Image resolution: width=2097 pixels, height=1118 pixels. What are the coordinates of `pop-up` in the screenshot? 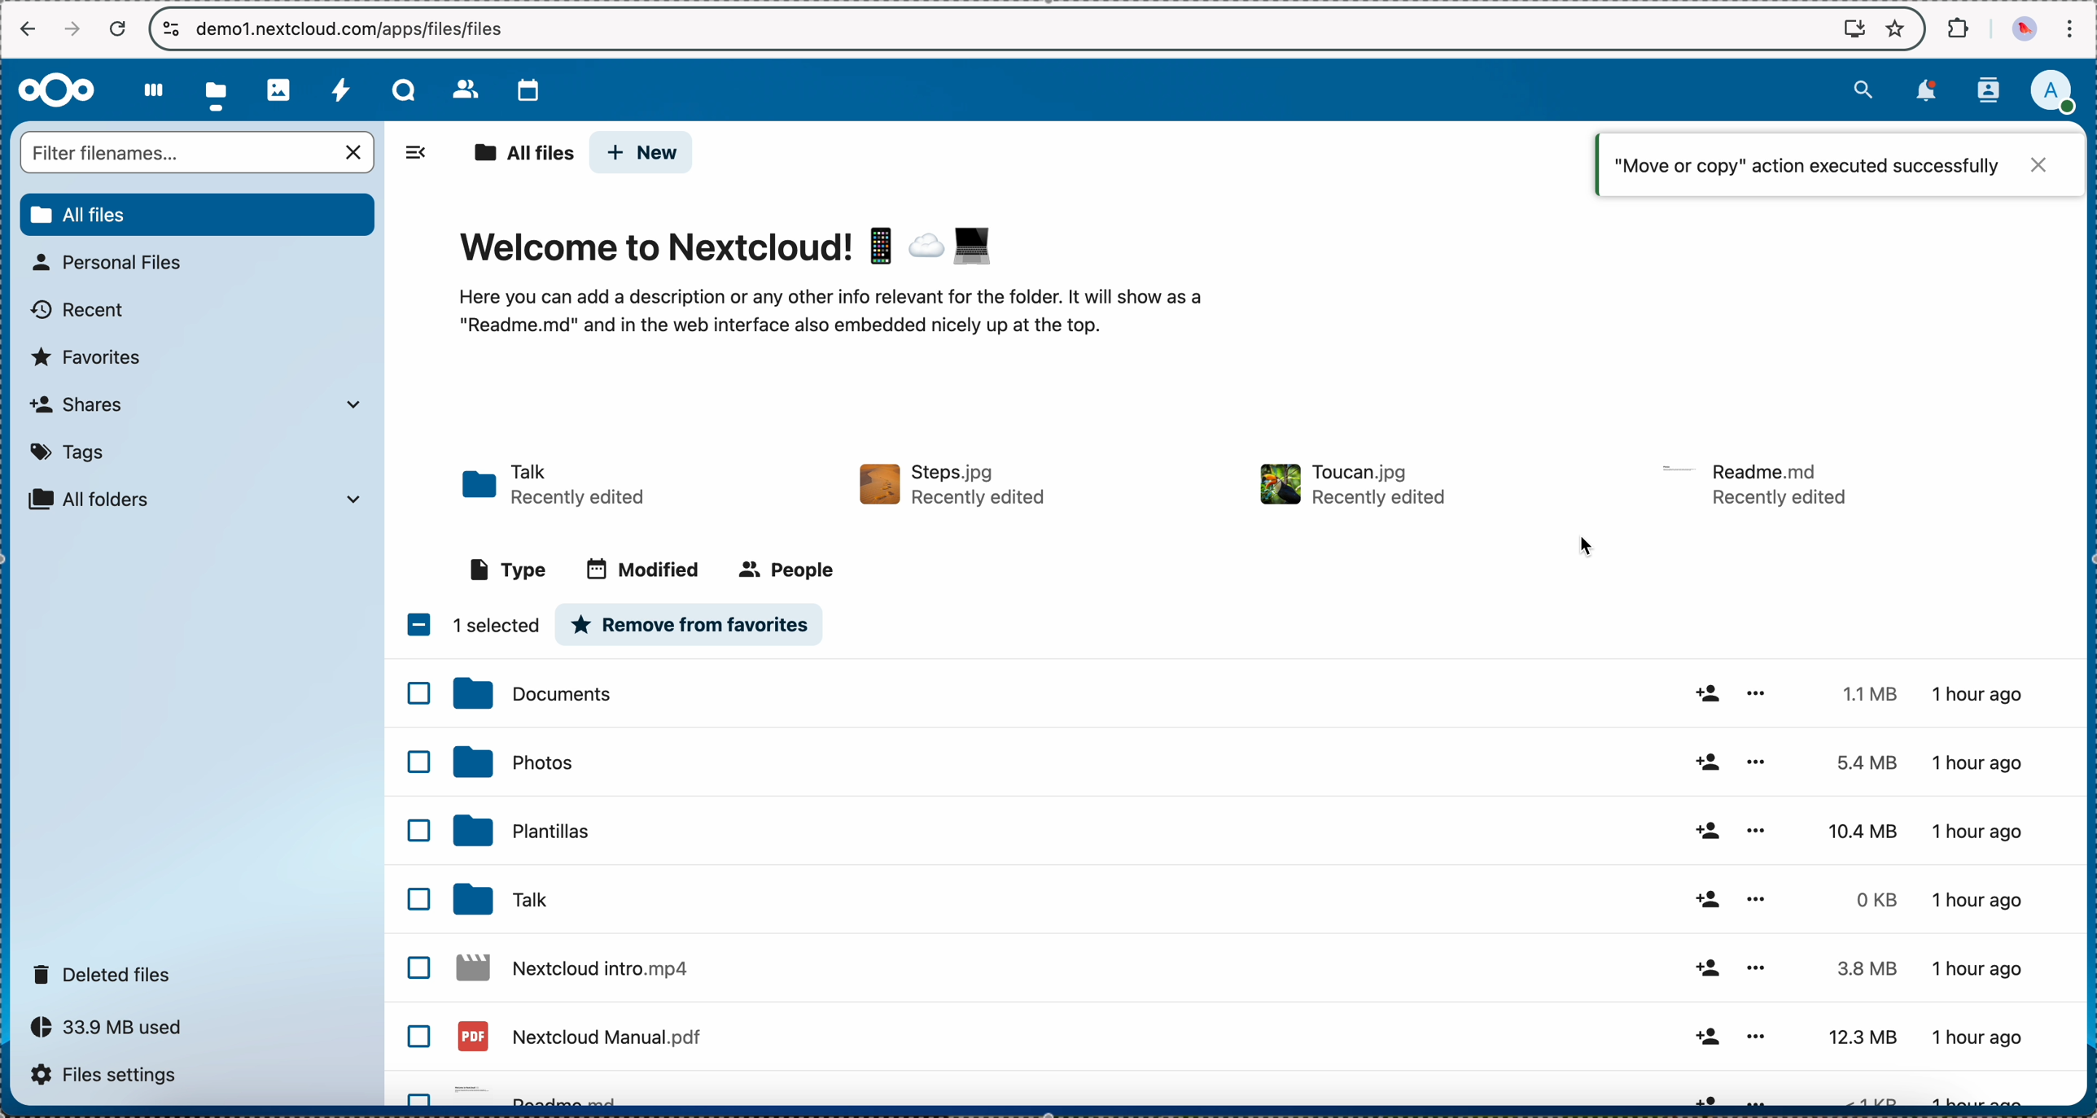 It's located at (1837, 164).